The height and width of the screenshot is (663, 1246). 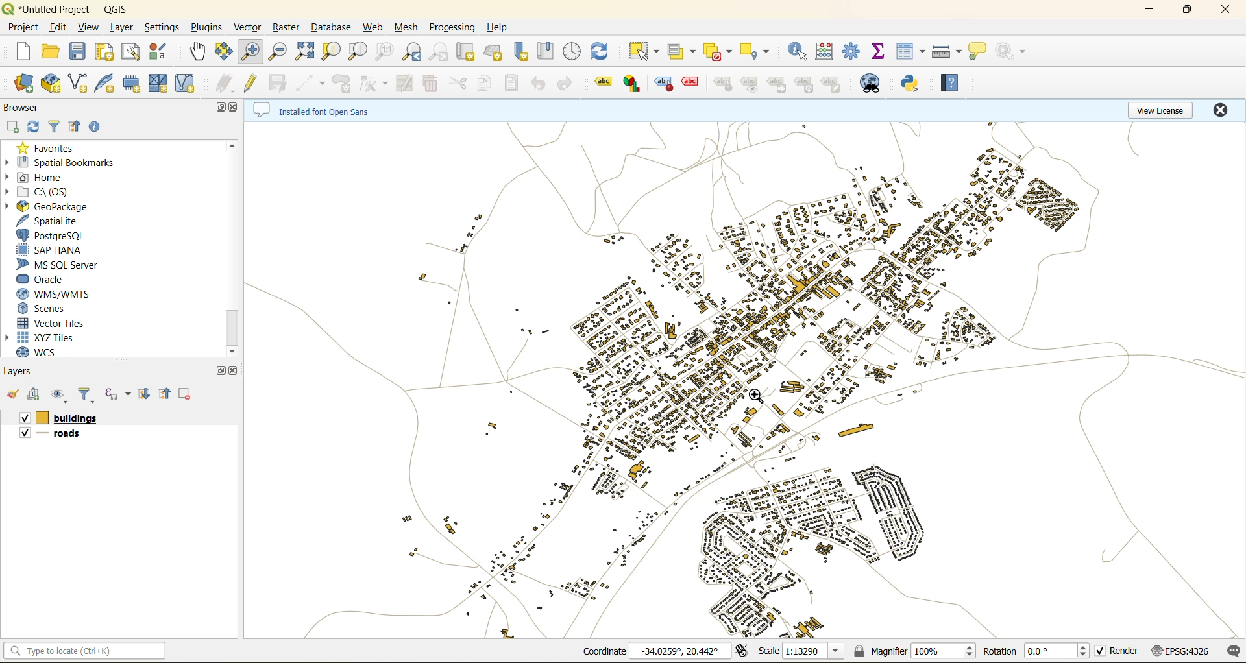 What do you see at coordinates (743, 375) in the screenshot?
I see `layers` at bounding box center [743, 375].